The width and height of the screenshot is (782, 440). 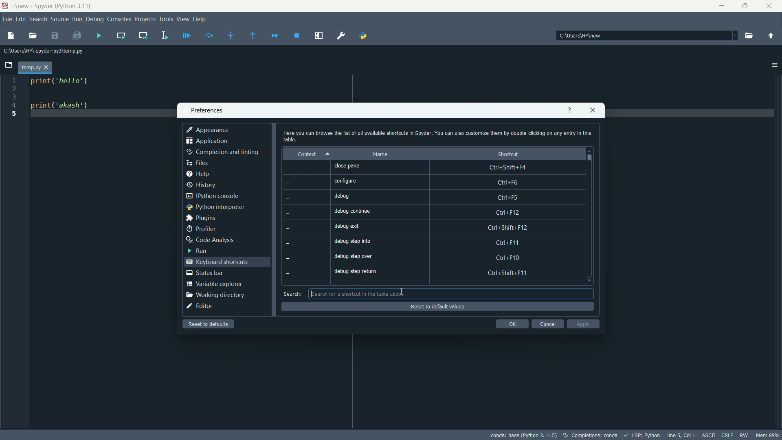 What do you see at coordinates (9, 65) in the screenshot?
I see `browse tabs` at bounding box center [9, 65].